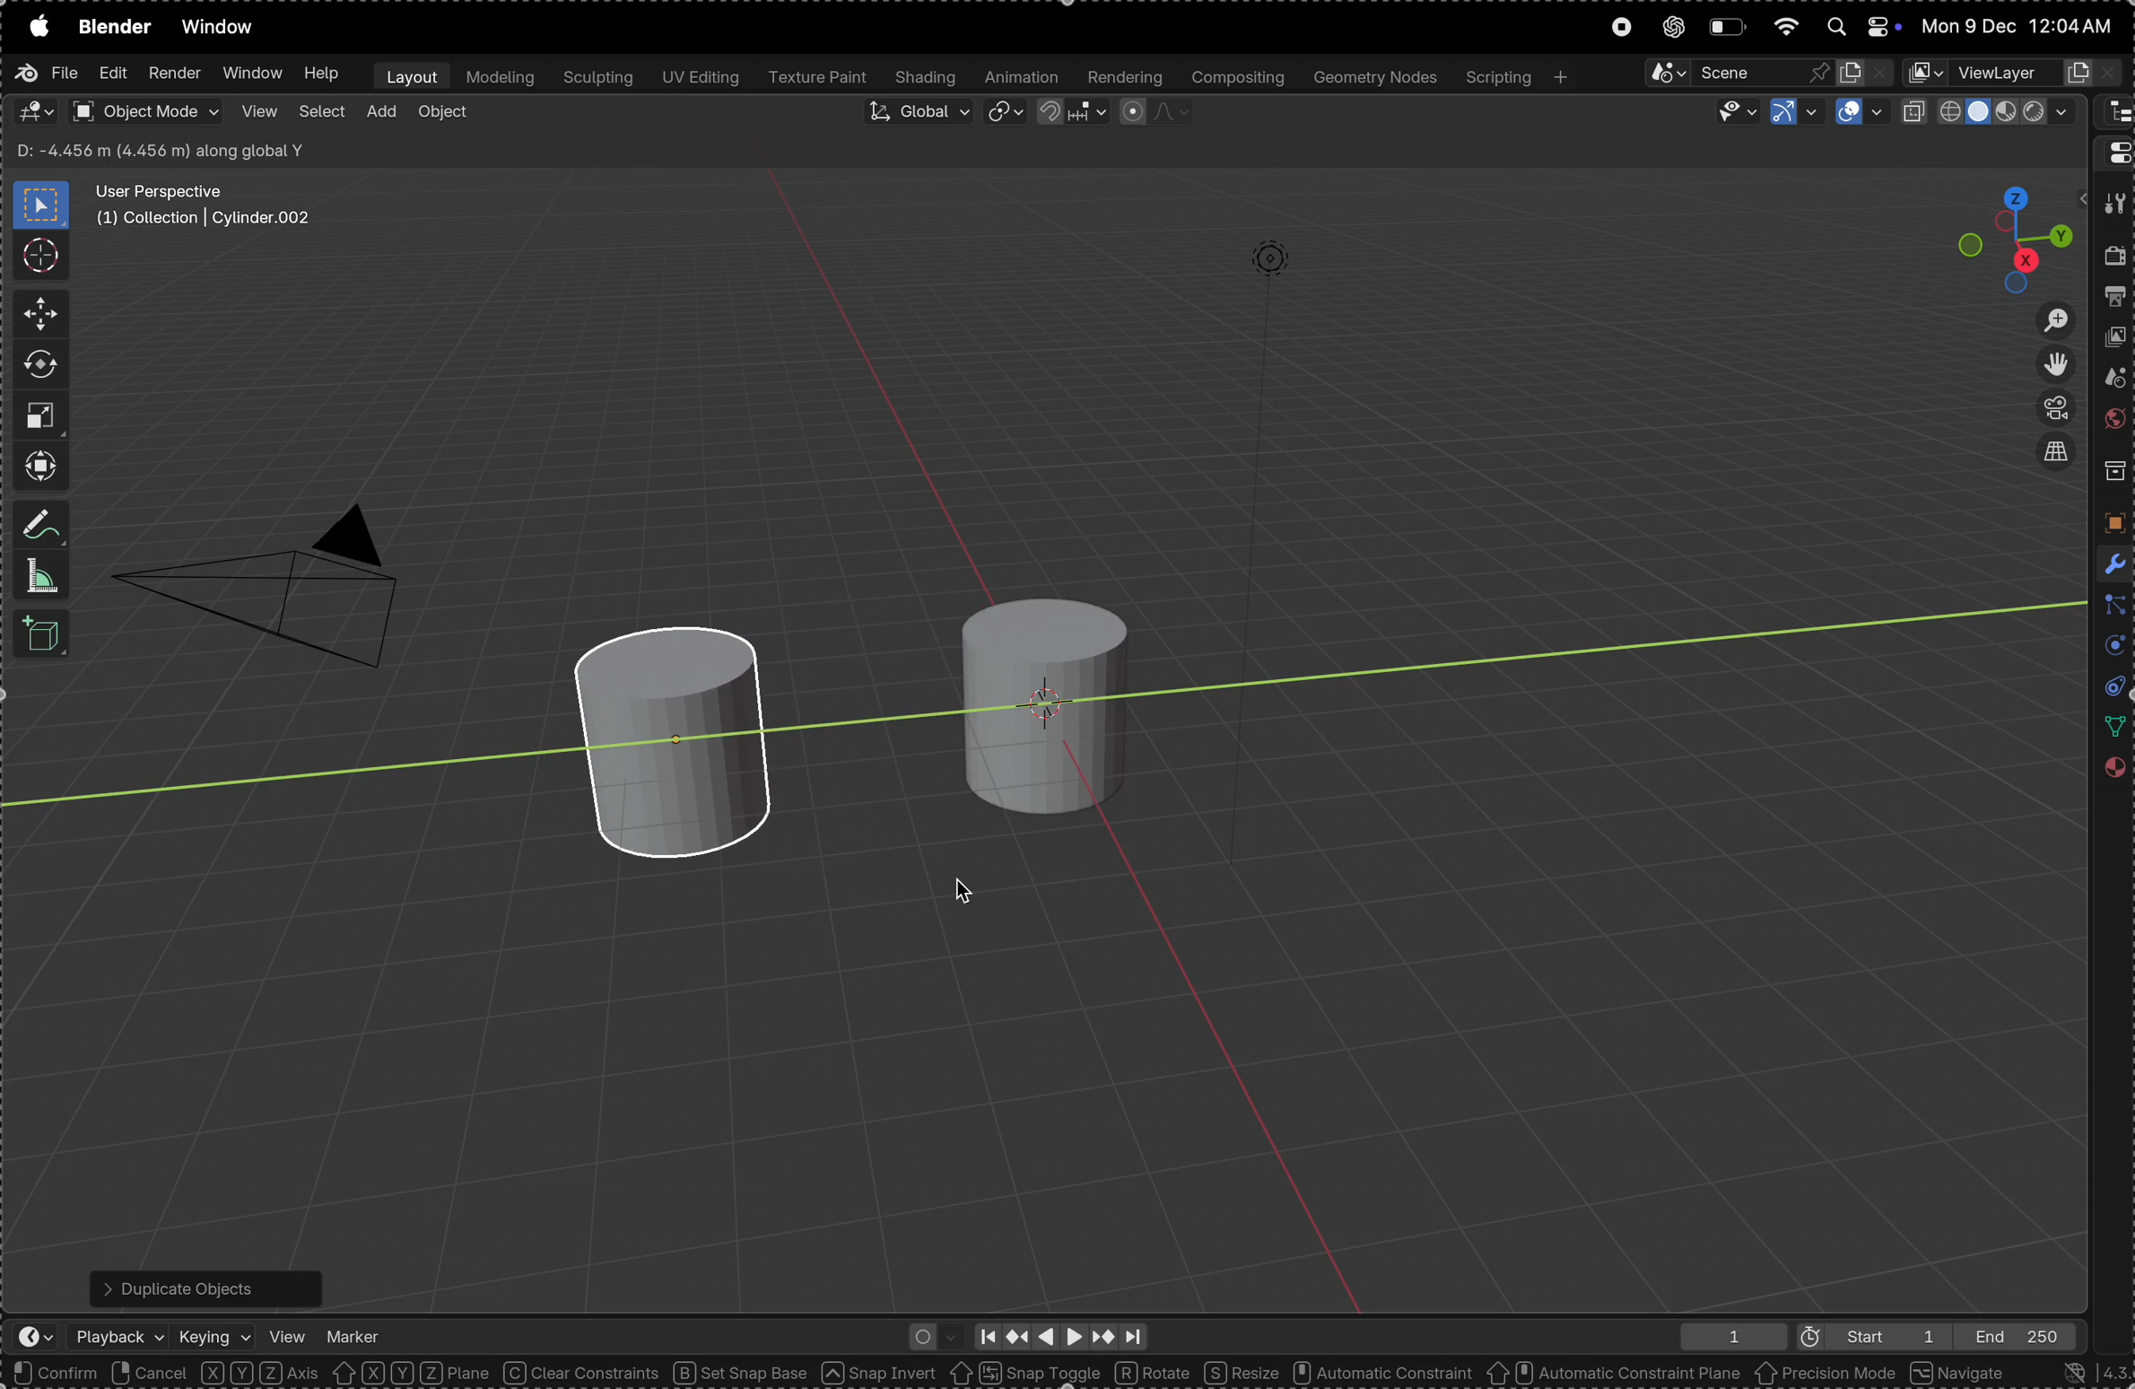 The image size is (2135, 1389). I want to click on view point, so click(2017, 232).